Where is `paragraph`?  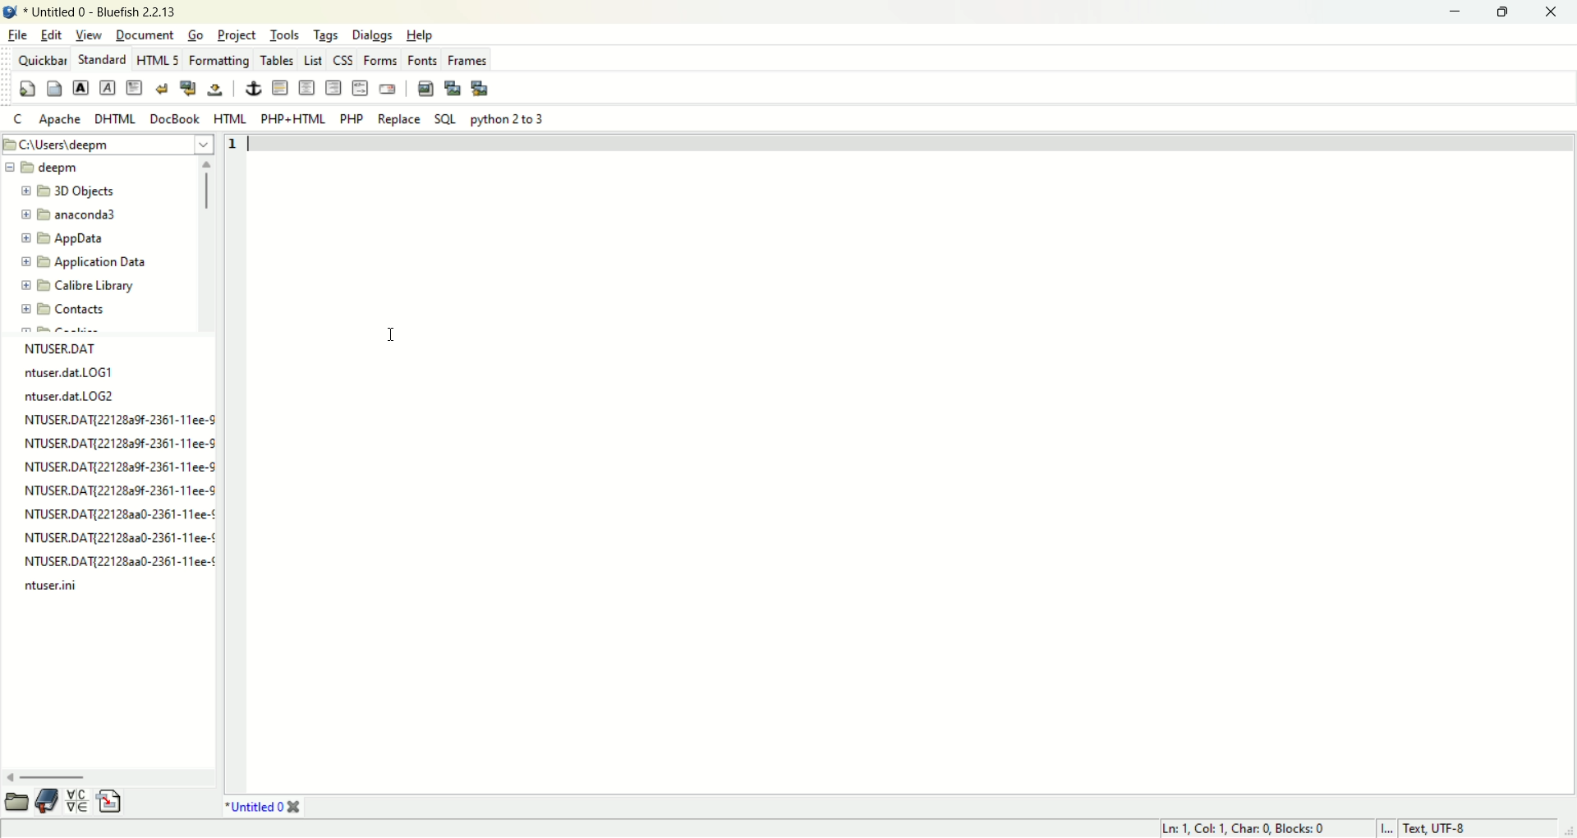
paragraph is located at coordinates (137, 90).